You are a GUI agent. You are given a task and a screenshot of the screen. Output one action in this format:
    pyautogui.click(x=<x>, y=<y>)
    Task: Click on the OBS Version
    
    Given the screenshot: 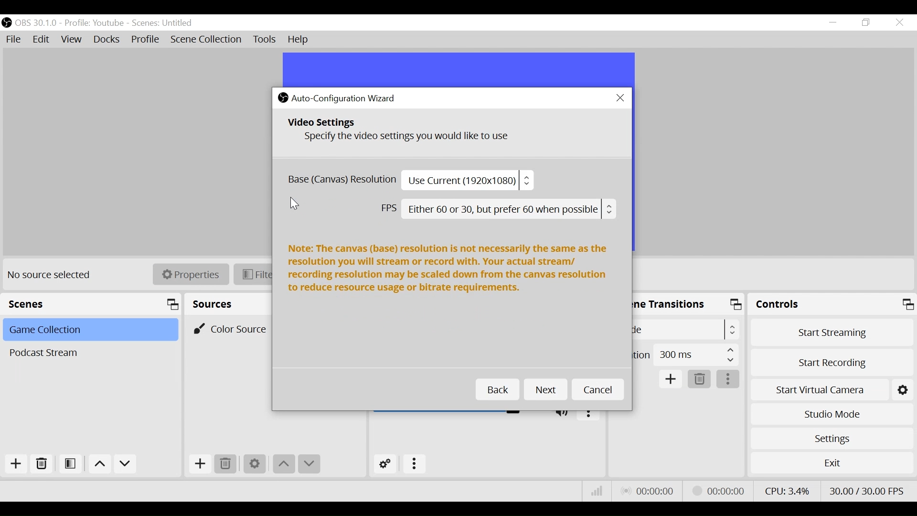 What is the action you would take?
    pyautogui.click(x=36, y=23)
    